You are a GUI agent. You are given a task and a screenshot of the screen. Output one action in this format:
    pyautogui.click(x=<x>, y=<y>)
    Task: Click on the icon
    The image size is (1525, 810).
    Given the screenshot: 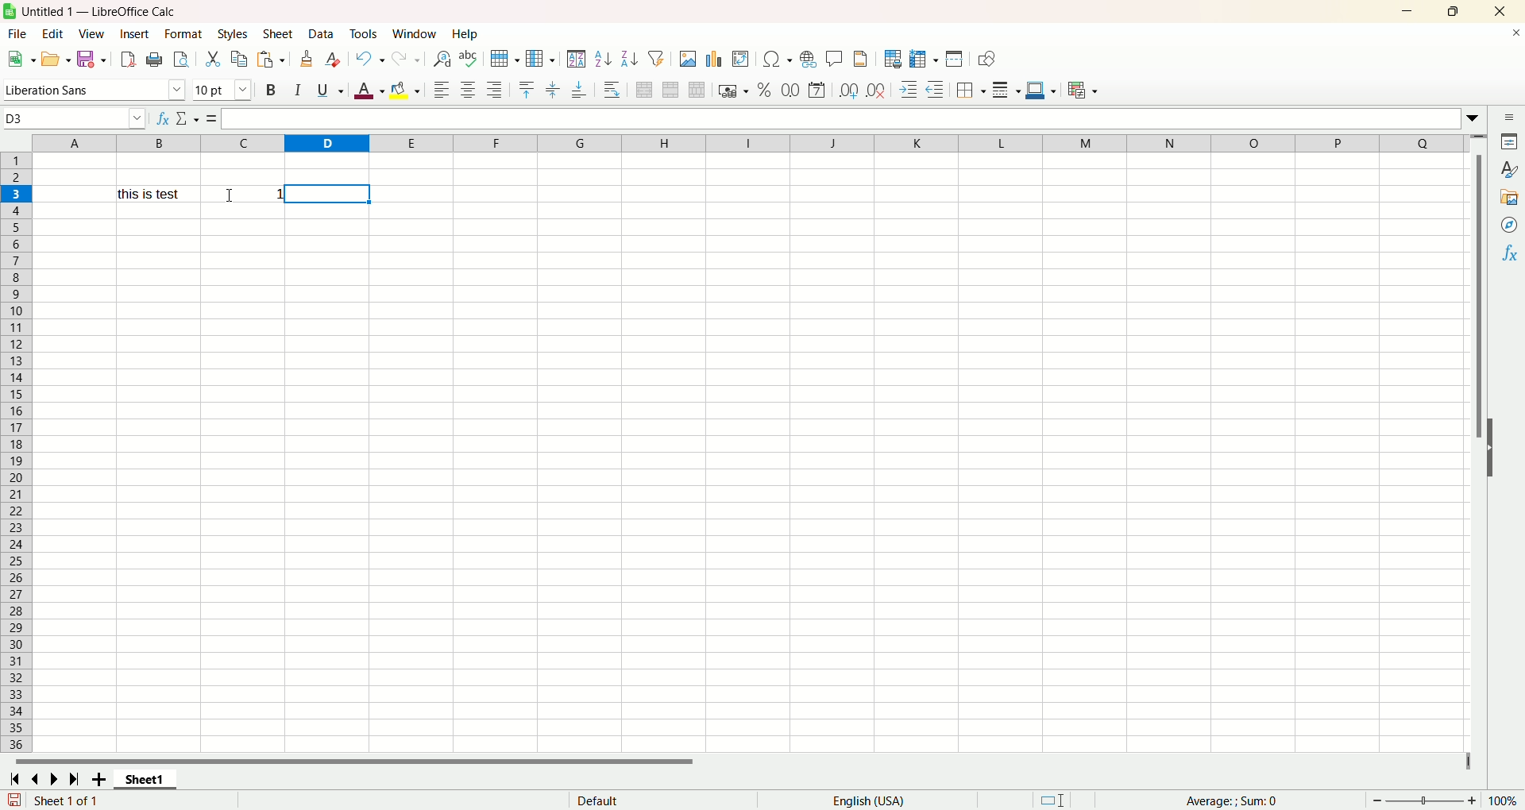 What is the action you would take?
    pyautogui.click(x=10, y=11)
    